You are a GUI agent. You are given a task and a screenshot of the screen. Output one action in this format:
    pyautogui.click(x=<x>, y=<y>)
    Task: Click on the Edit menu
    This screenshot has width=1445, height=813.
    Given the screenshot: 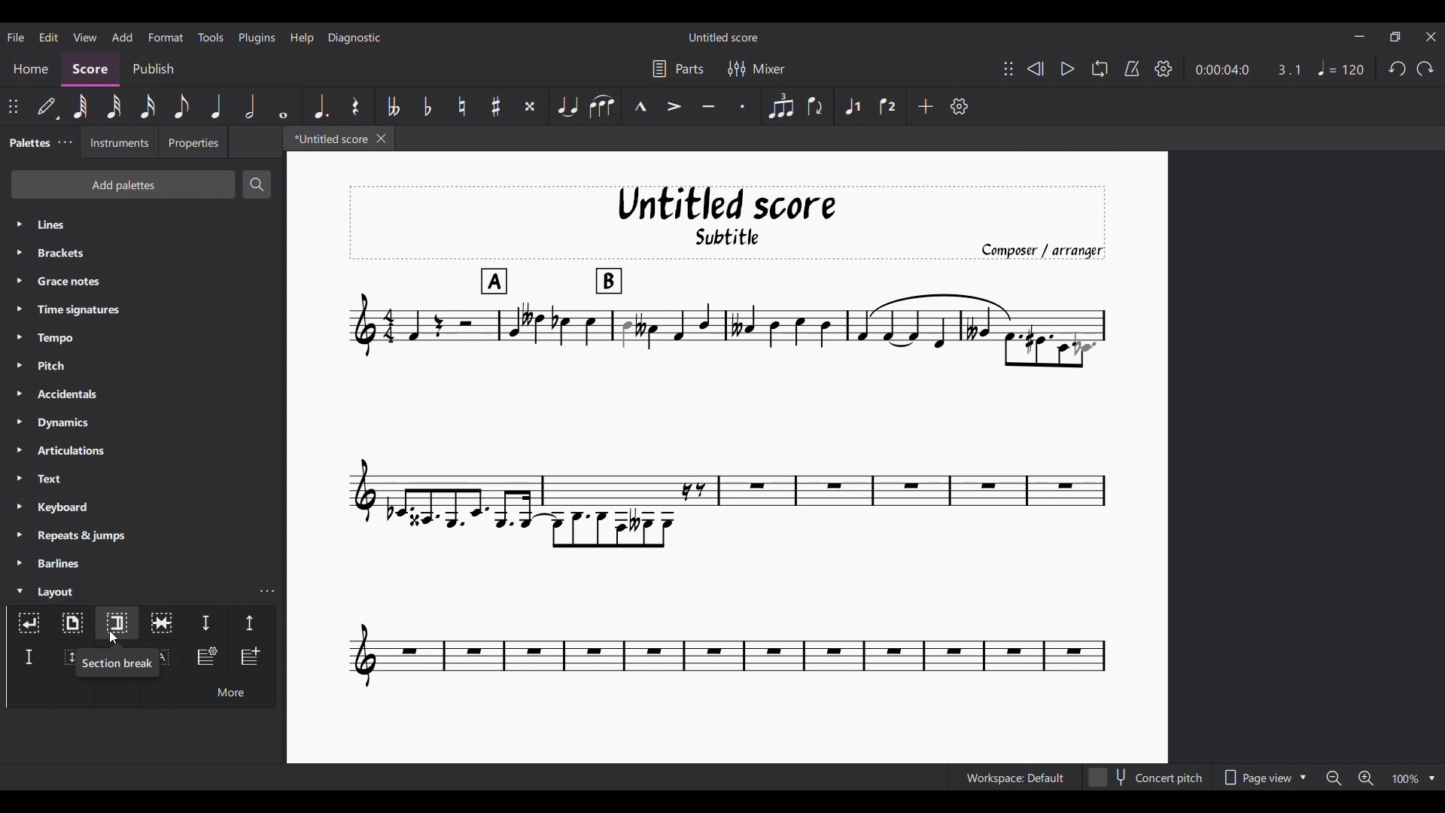 What is the action you would take?
    pyautogui.click(x=49, y=38)
    